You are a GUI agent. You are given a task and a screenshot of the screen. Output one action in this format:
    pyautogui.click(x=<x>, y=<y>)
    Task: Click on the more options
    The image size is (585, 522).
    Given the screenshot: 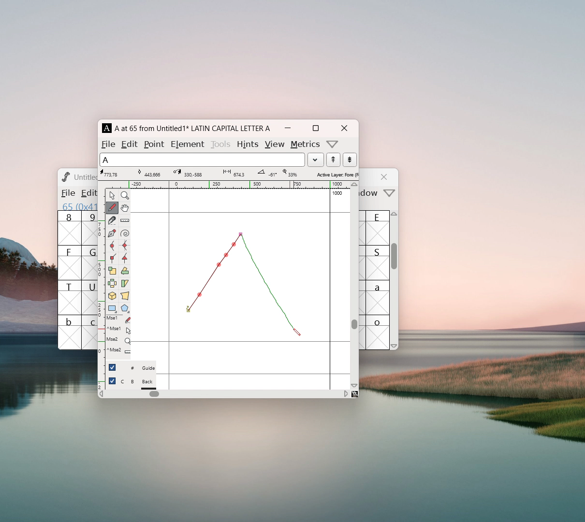 What is the action you would take?
    pyautogui.click(x=390, y=194)
    